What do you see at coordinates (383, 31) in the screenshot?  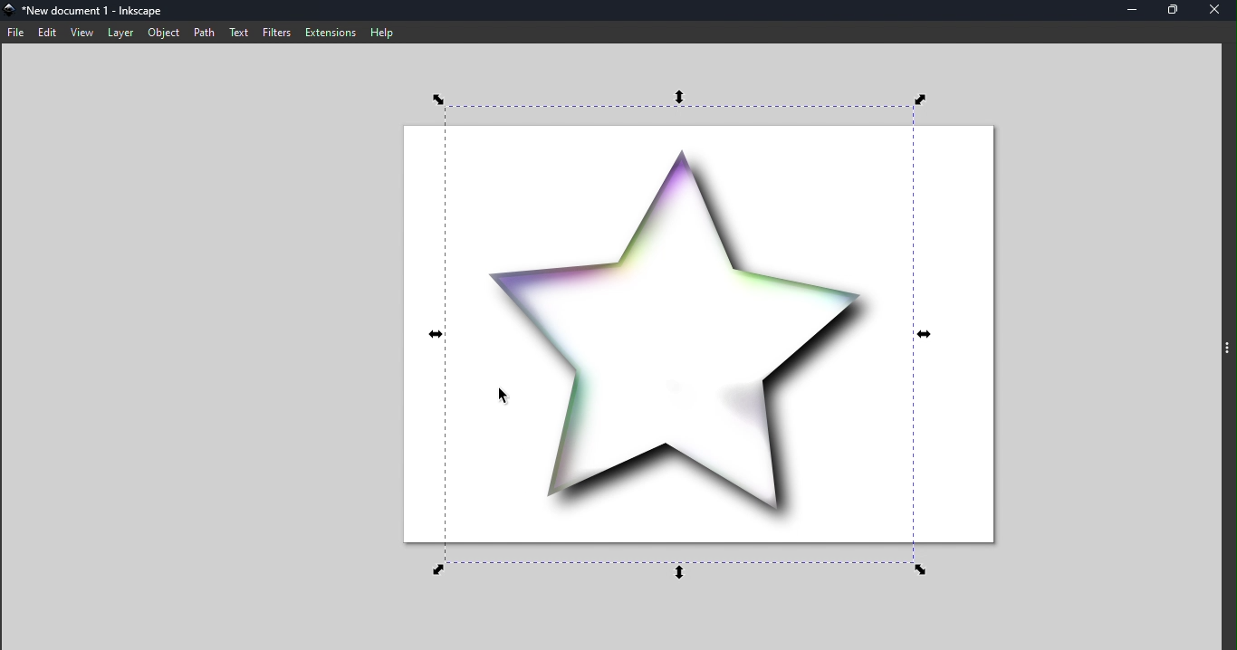 I see `Help` at bounding box center [383, 31].